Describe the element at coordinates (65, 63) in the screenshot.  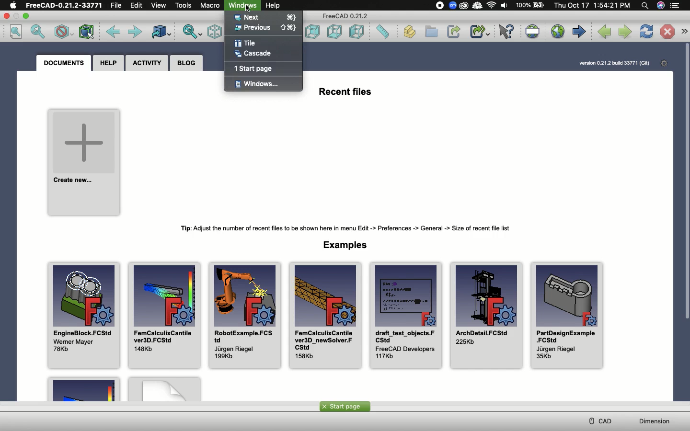
I see `Documents` at that location.